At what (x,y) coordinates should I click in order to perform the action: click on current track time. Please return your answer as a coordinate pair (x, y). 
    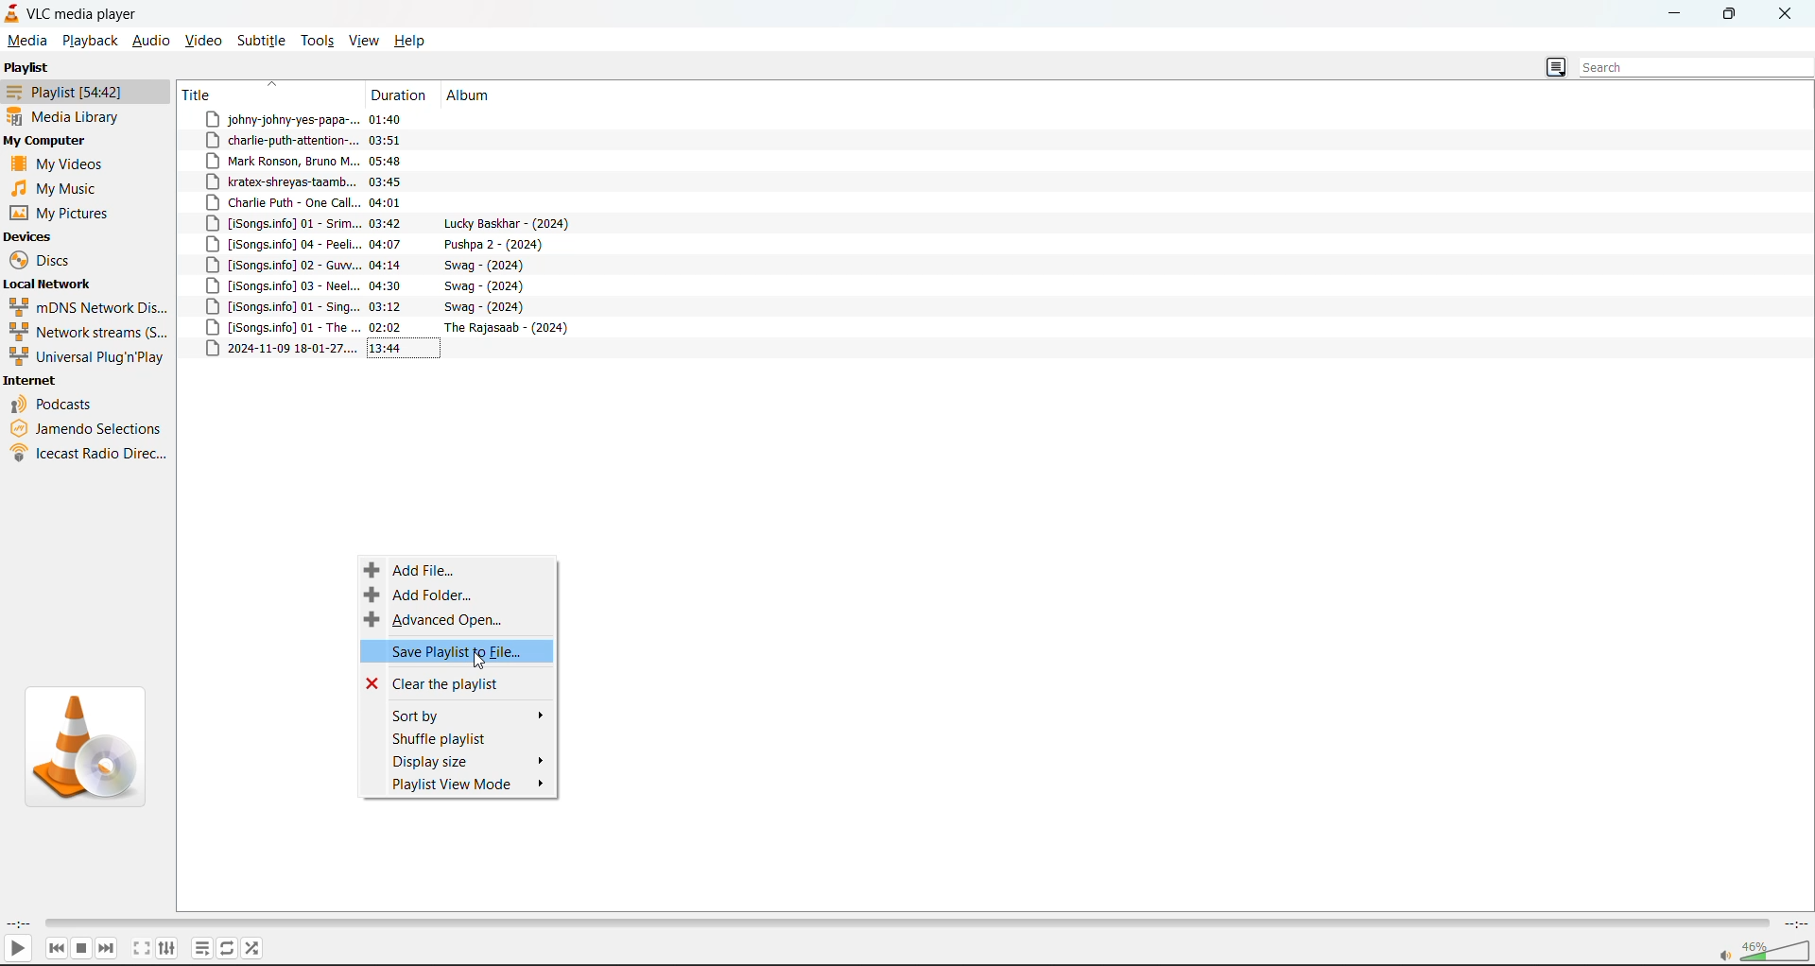
    Looking at the image, I should click on (24, 922).